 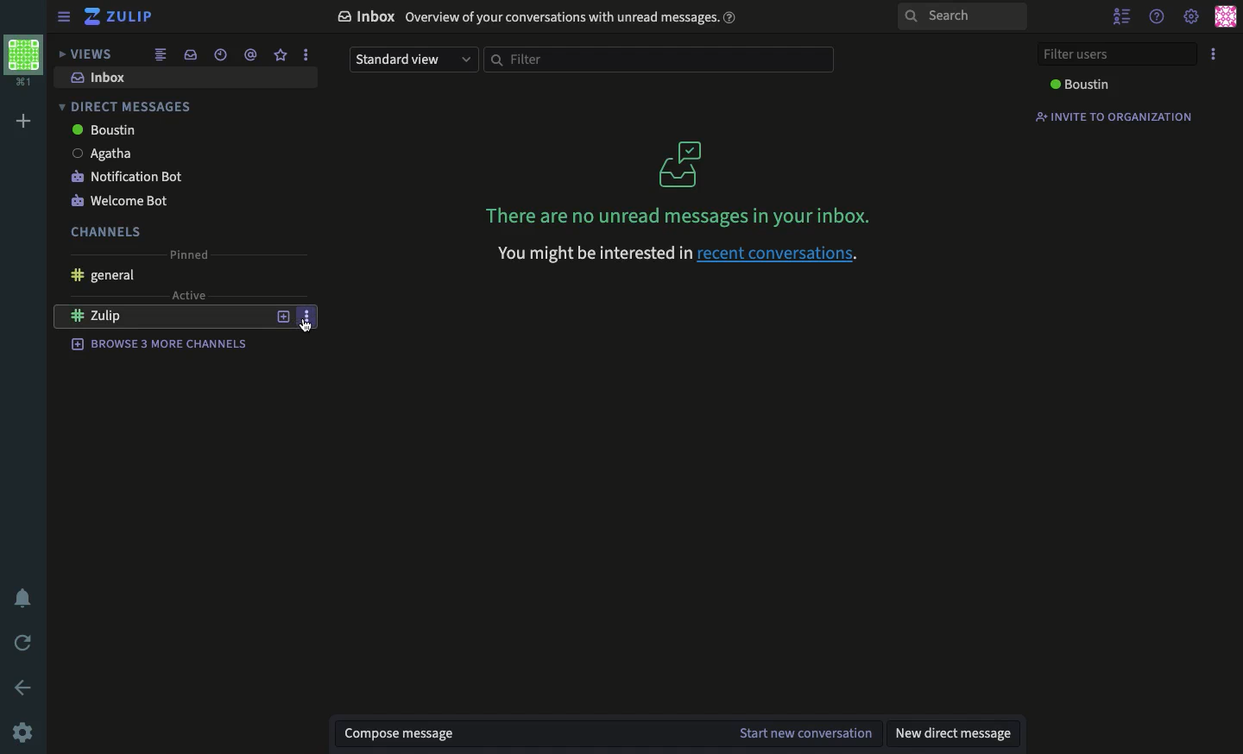 I want to click on settings, so click(x=23, y=731).